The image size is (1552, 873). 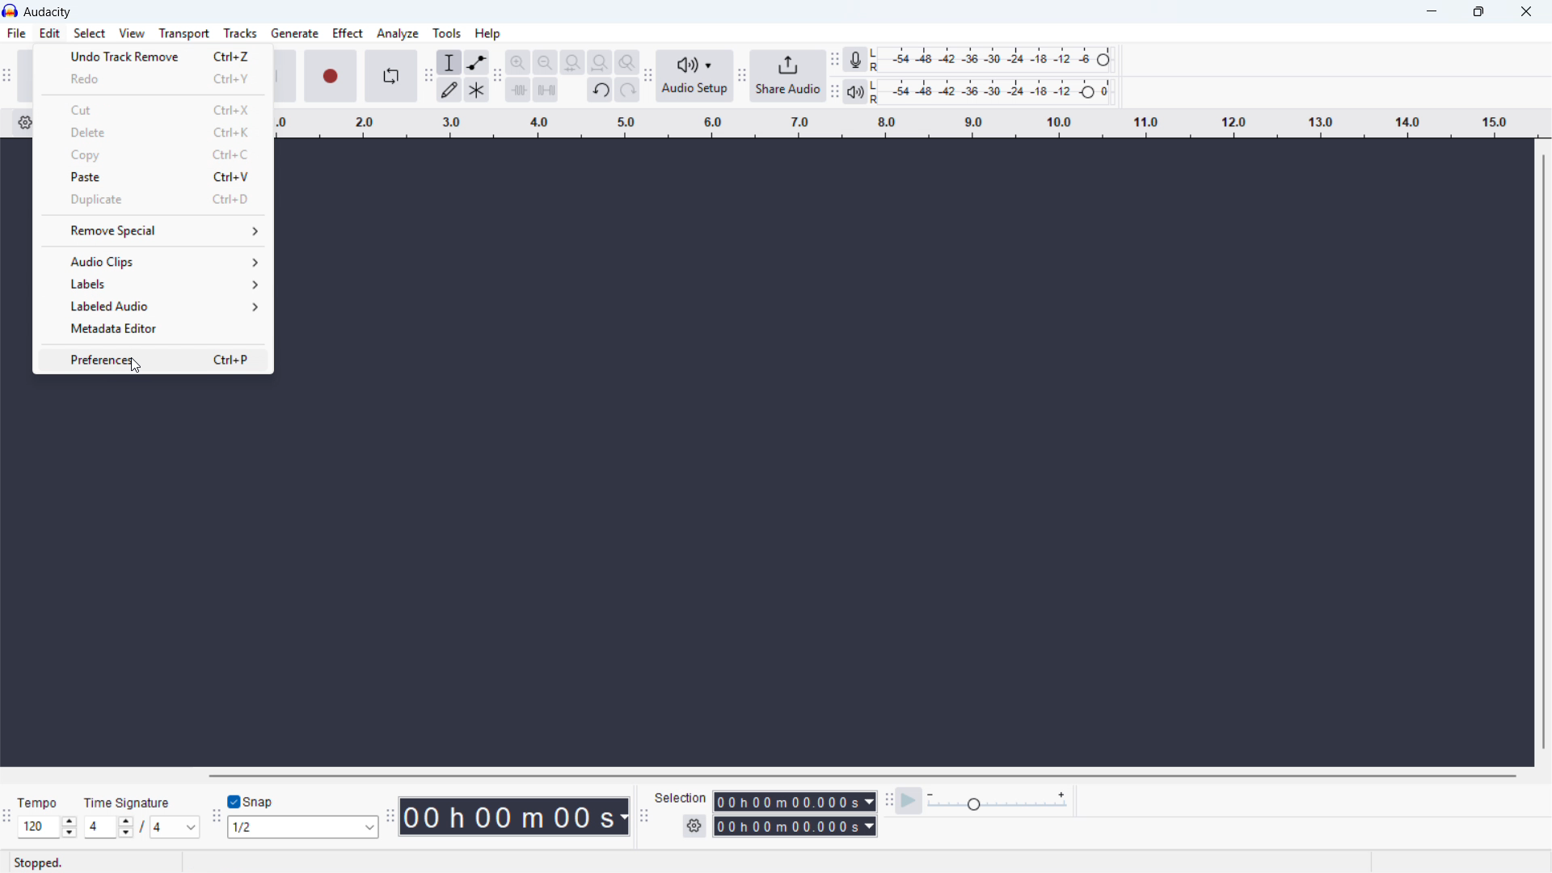 What do you see at coordinates (627, 62) in the screenshot?
I see `toggle zoom` at bounding box center [627, 62].